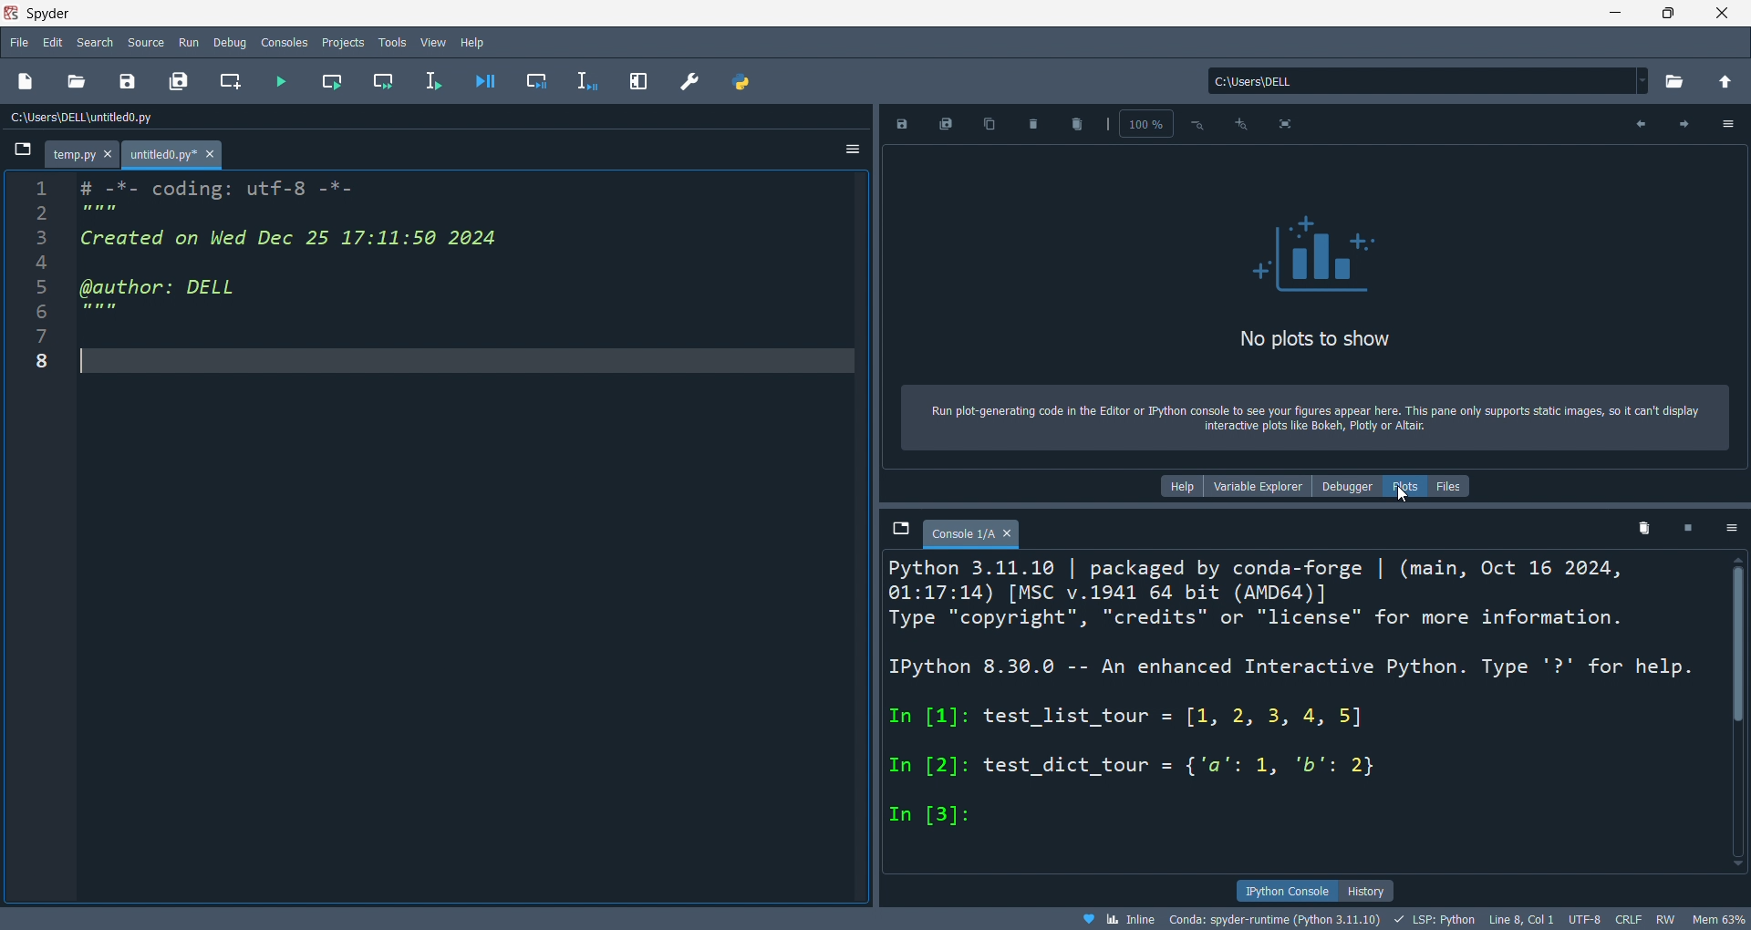 The image size is (1751, 930). I want to click on help, so click(476, 40).